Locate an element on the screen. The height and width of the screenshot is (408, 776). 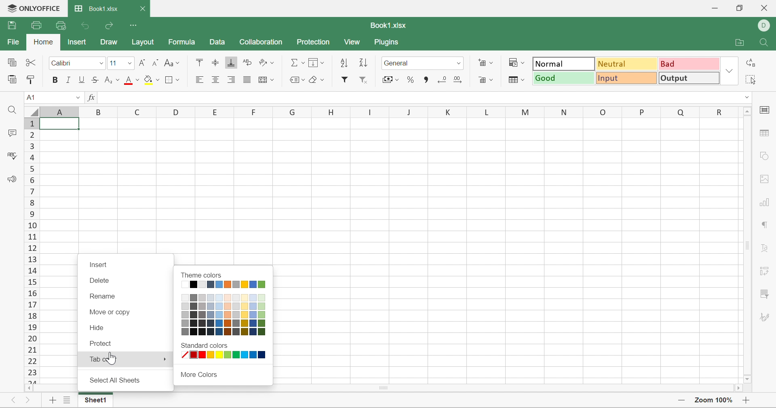
Image settings is located at coordinates (764, 179).